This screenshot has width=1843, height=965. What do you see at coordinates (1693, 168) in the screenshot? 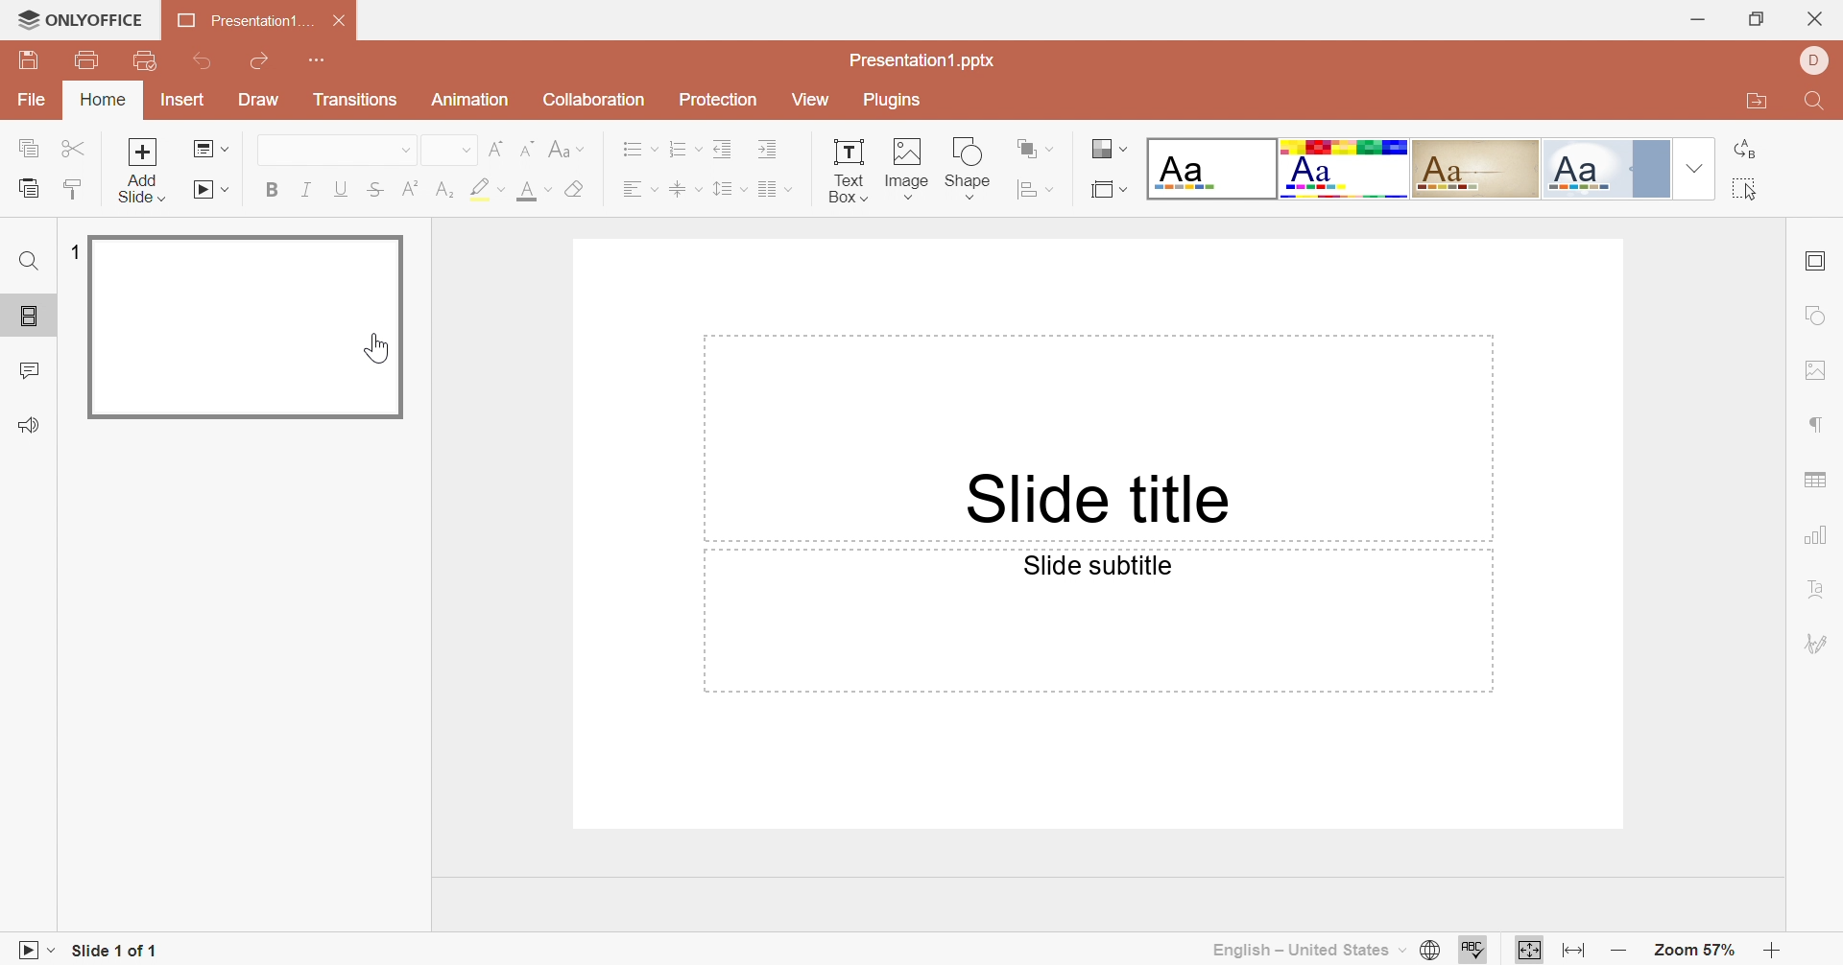
I see `Drop Down` at bounding box center [1693, 168].